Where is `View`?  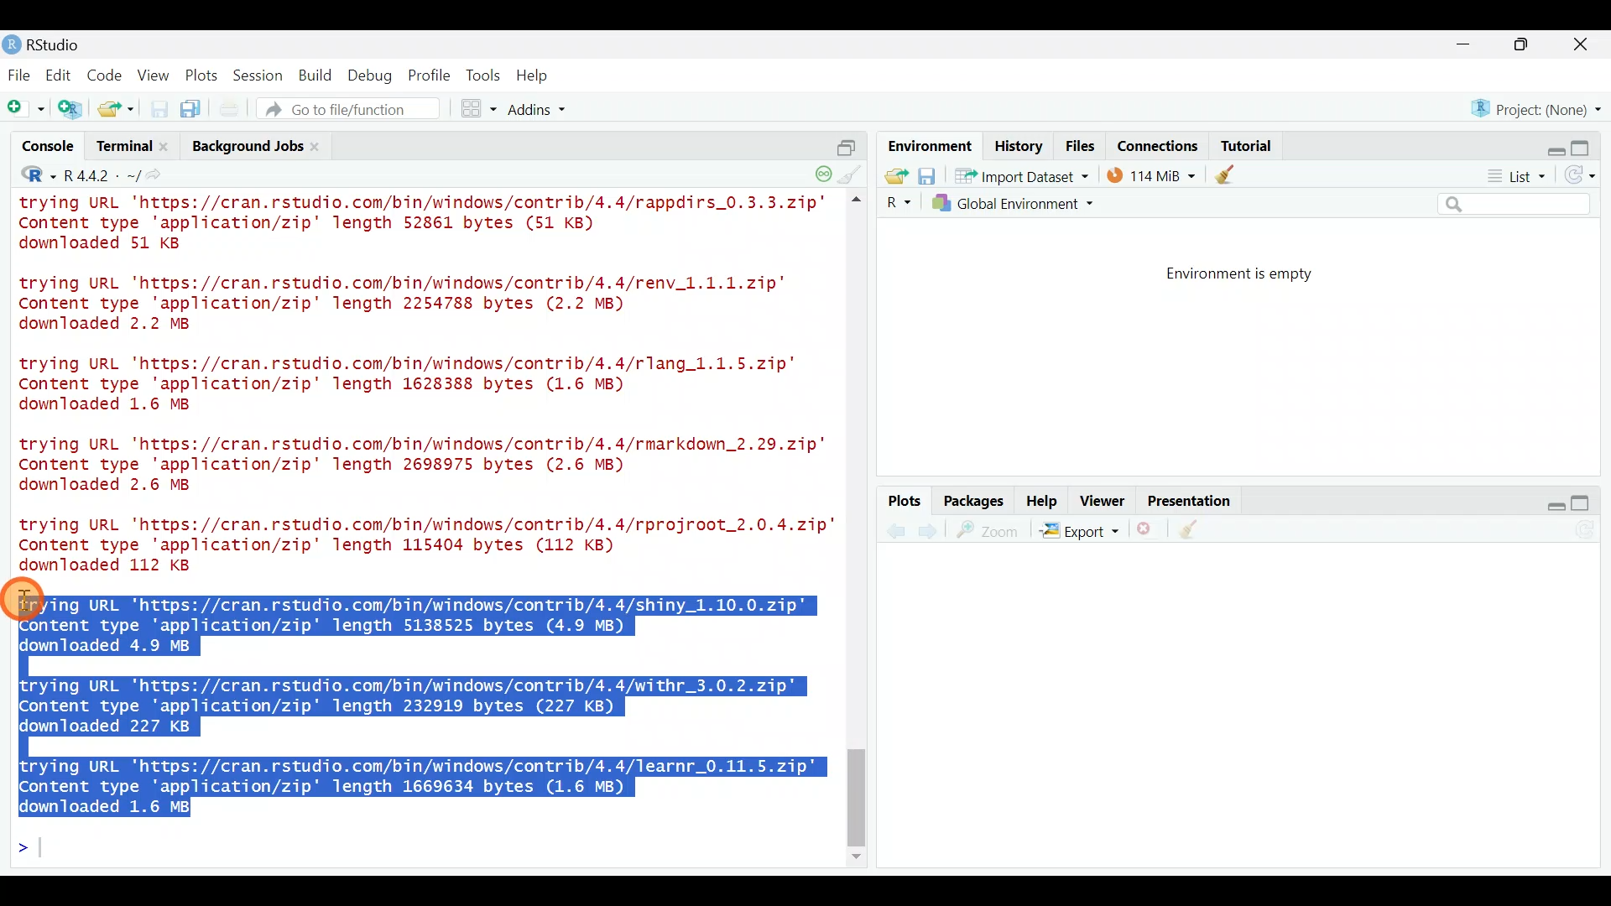
View is located at coordinates (155, 75).